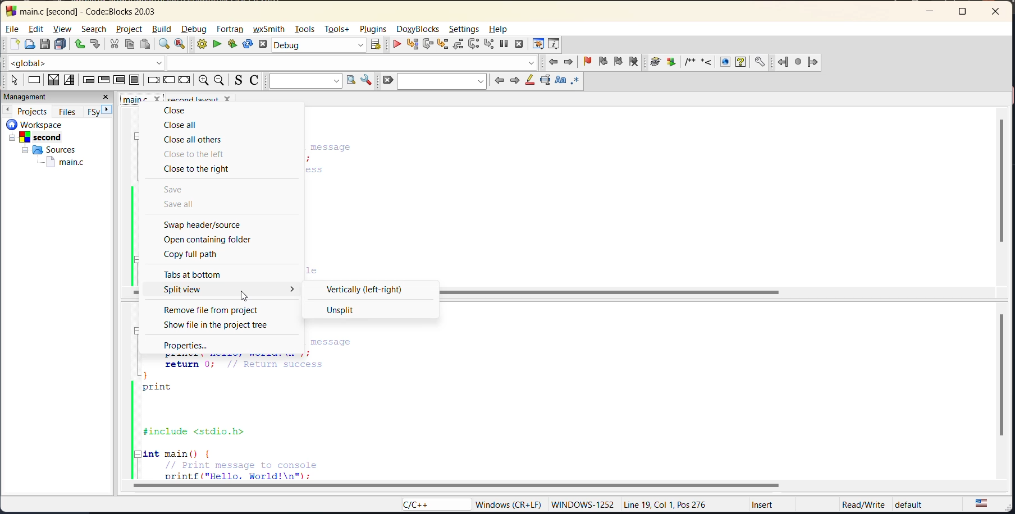 The width and height of the screenshot is (1015, 514). Describe the element at coordinates (351, 81) in the screenshot. I see `run search` at that location.